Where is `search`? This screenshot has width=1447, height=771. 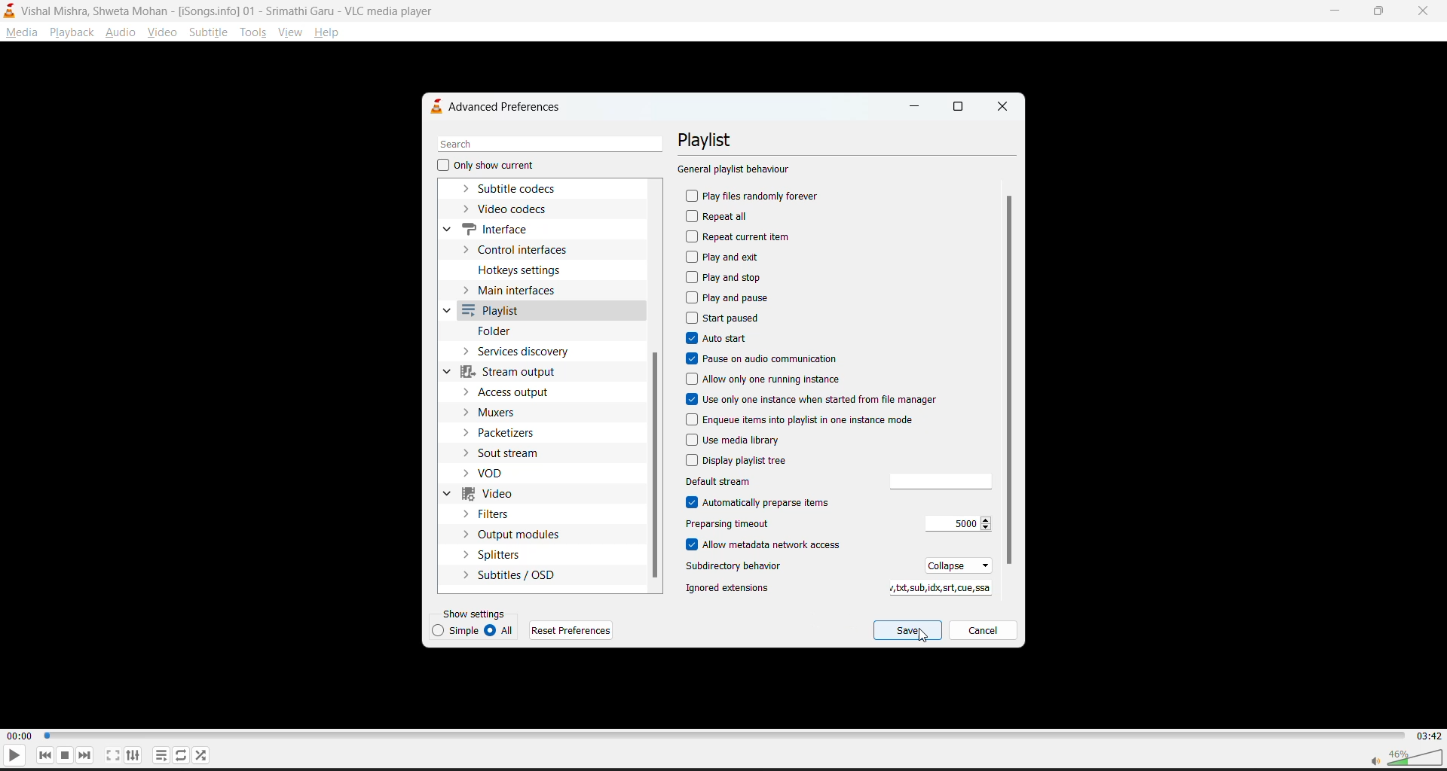
search is located at coordinates (549, 145).